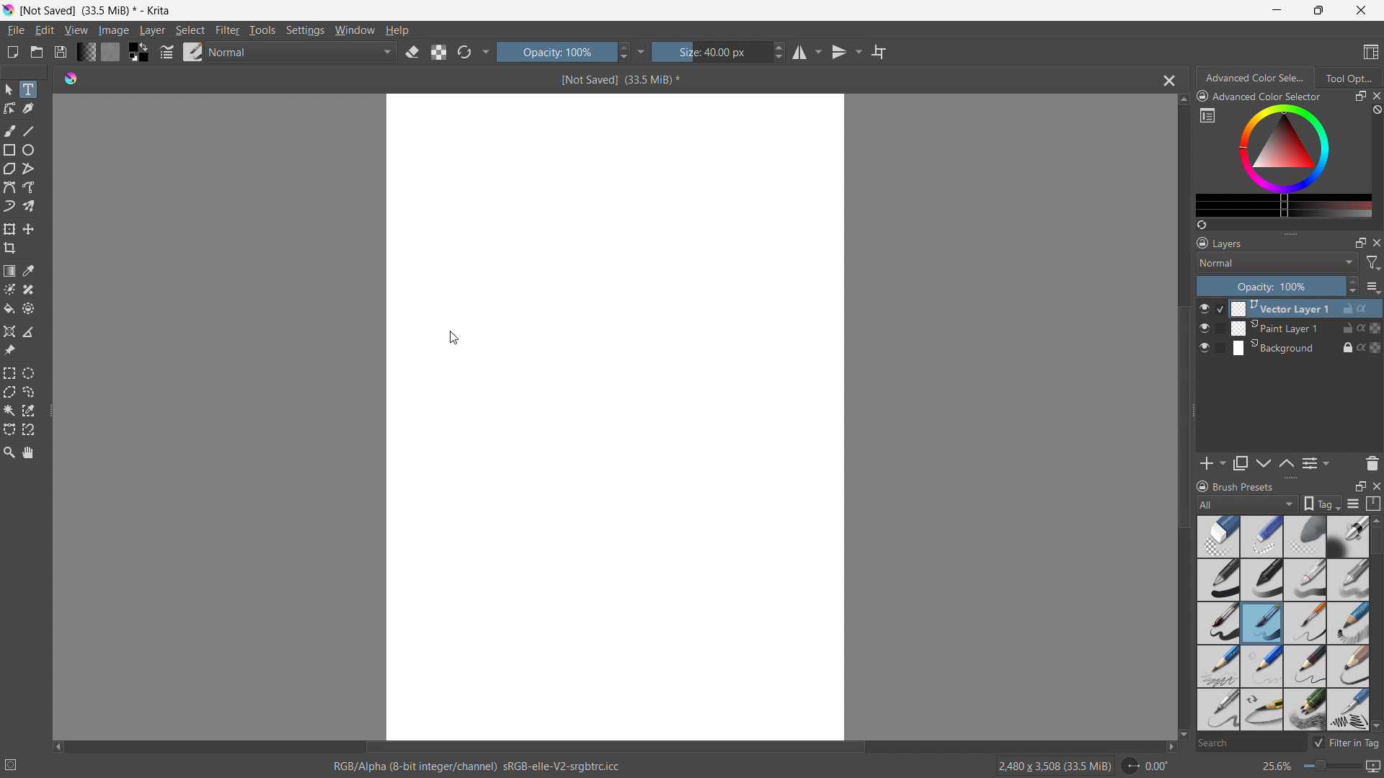  What do you see at coordinates (438, 53) in the screenshot?
I see `preserve alpha` at bounding box center [438, 53].